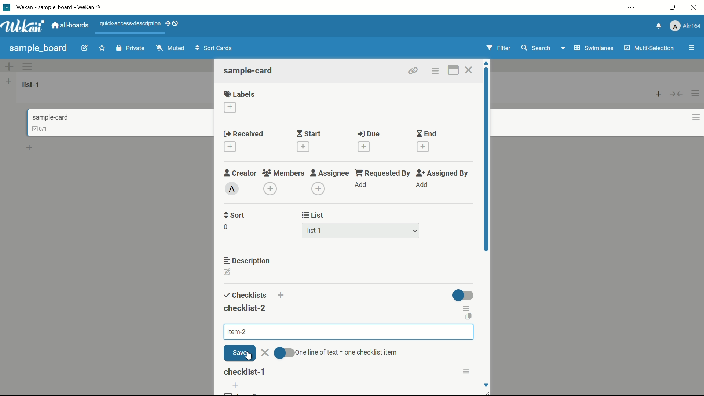  What do you see at coordinates (696, 93) in the screenshot?
I see `list actions` at bounding box center [696, 93].